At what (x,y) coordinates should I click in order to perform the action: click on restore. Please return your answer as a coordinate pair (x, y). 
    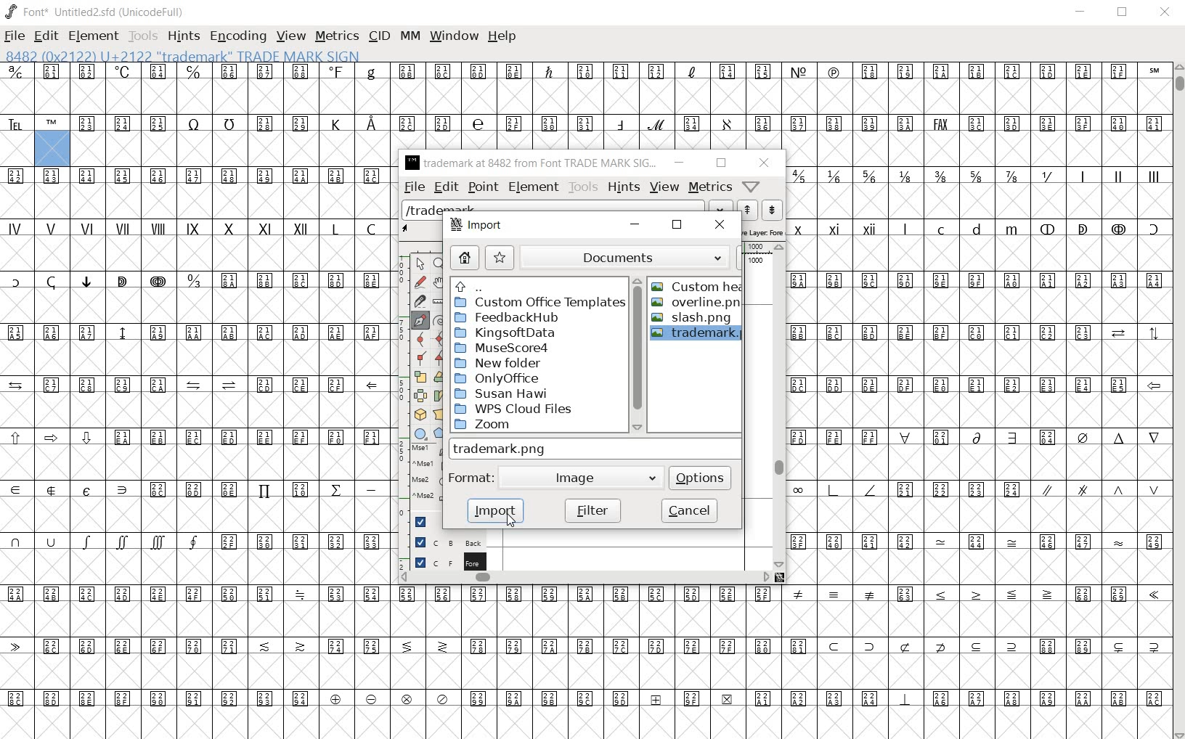
    Looking at the image, I should click on (722, 163).